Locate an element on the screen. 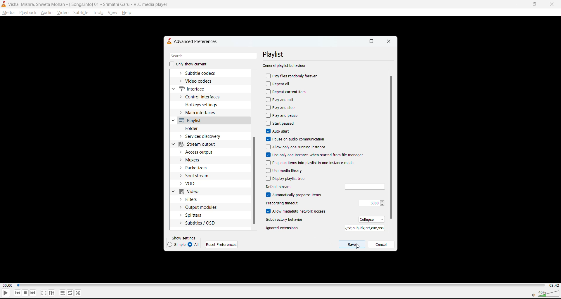  close is located at coordinates (389, 41).